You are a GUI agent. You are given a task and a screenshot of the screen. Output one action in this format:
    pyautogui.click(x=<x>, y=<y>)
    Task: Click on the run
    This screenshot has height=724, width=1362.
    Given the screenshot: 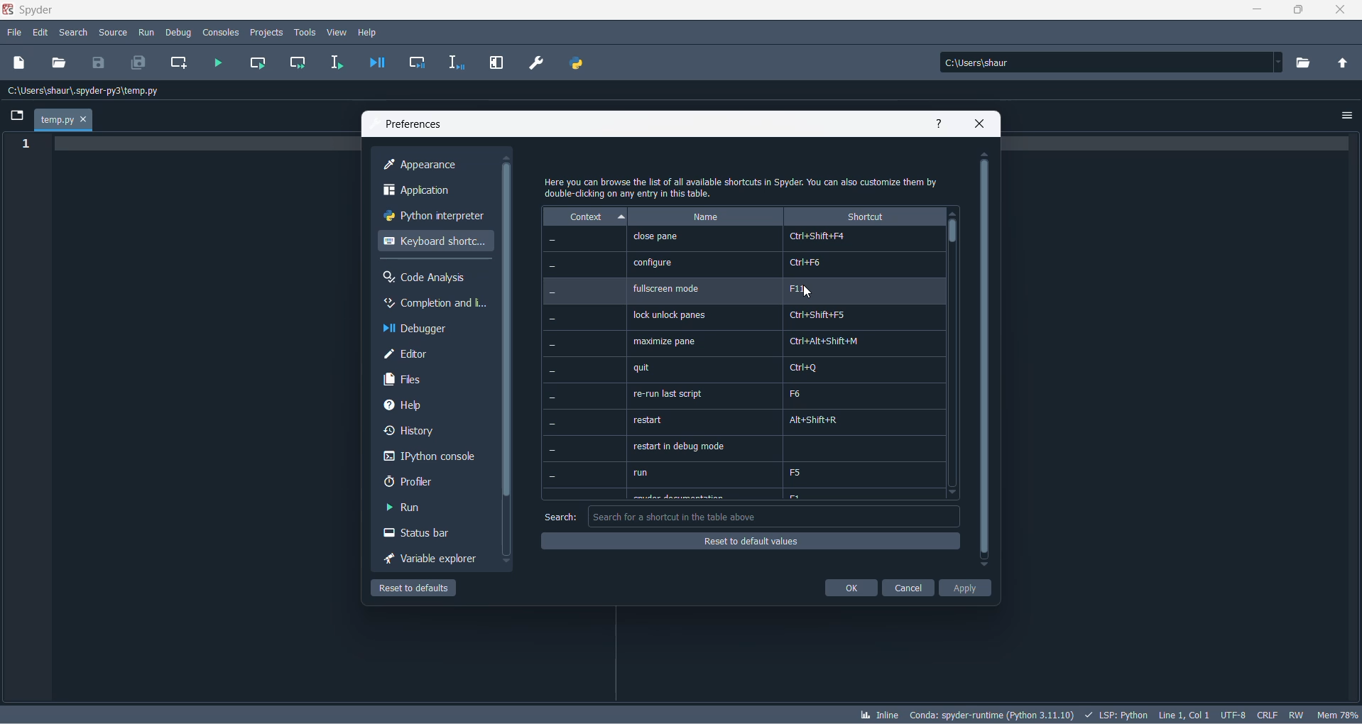 What is the action you would take?
    pyautogui.click(x=418, y=508)
    